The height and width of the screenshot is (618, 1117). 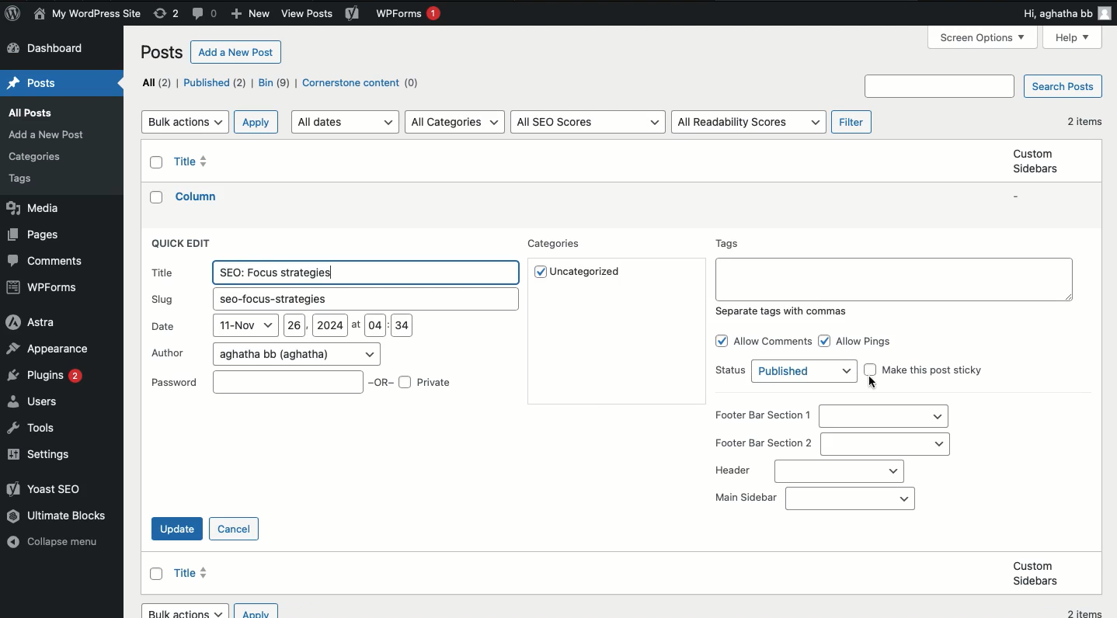 What do you see at coordinates (538, 273) in the screenshot?
I see `Checkbox` at bounding box center [538, 273].